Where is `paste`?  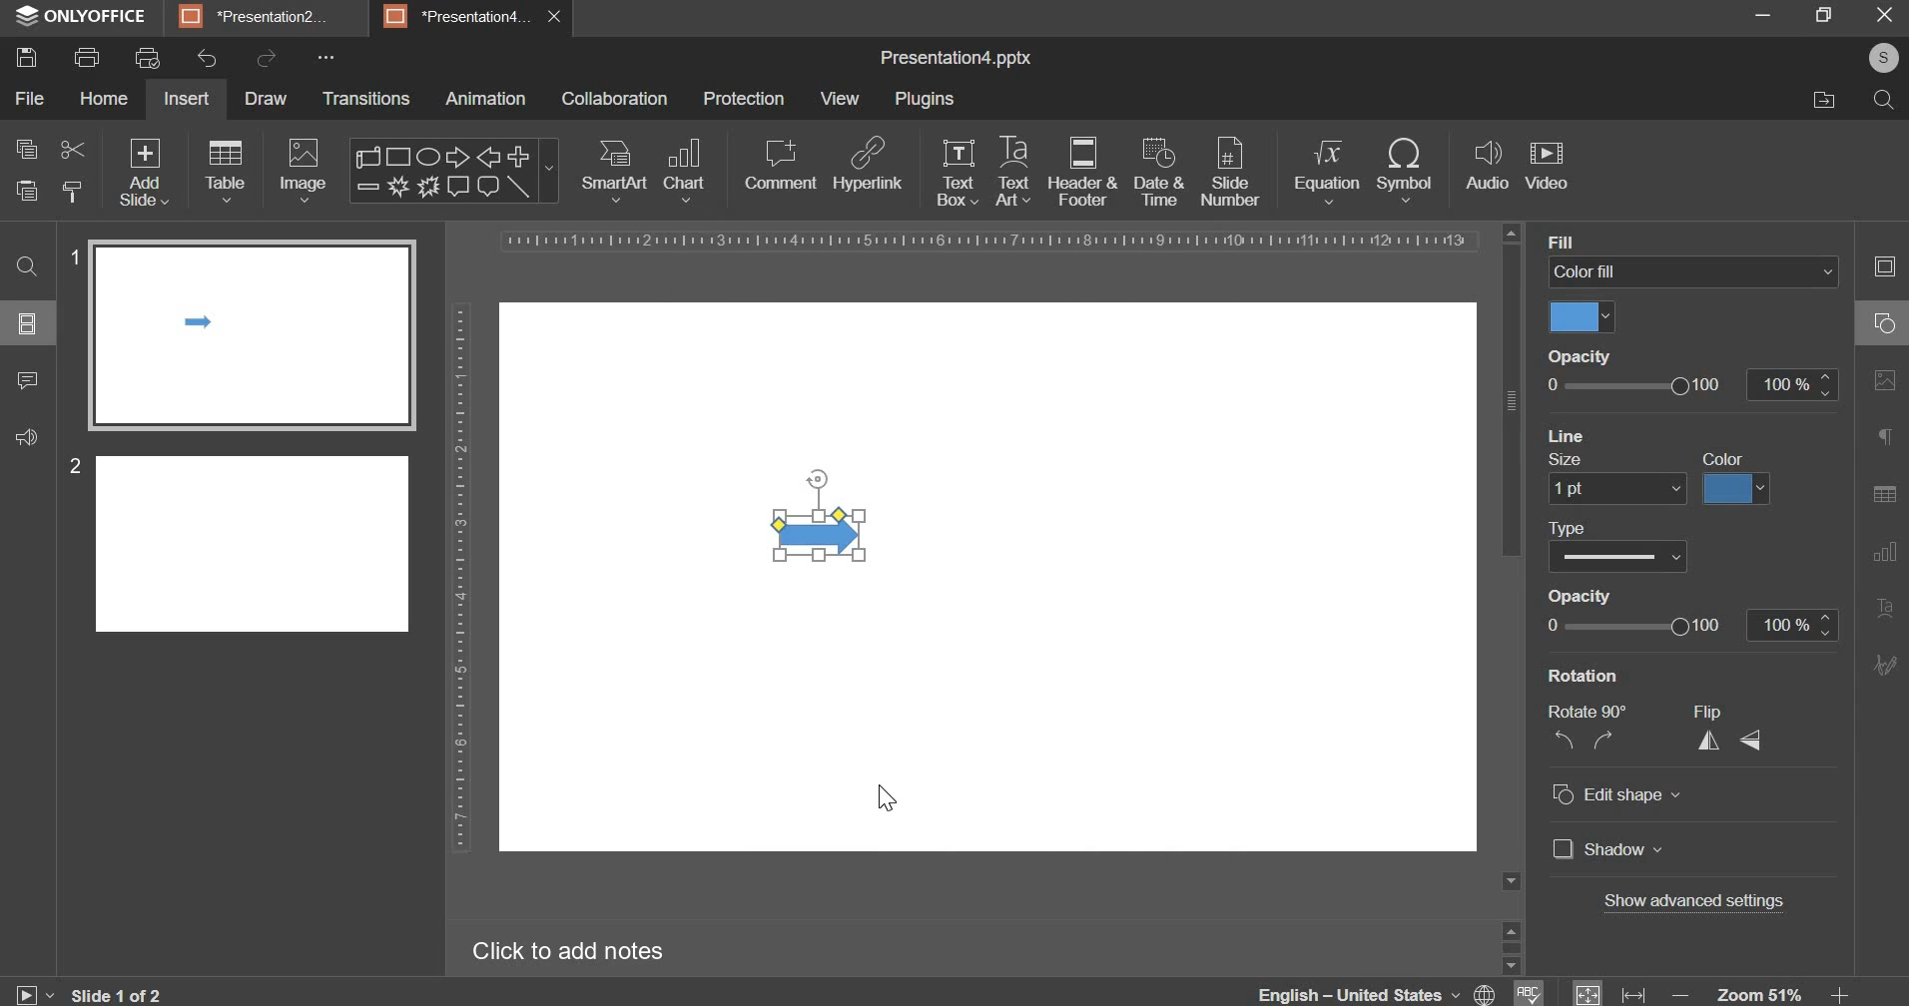 paste is located at coordinates (24, 191).